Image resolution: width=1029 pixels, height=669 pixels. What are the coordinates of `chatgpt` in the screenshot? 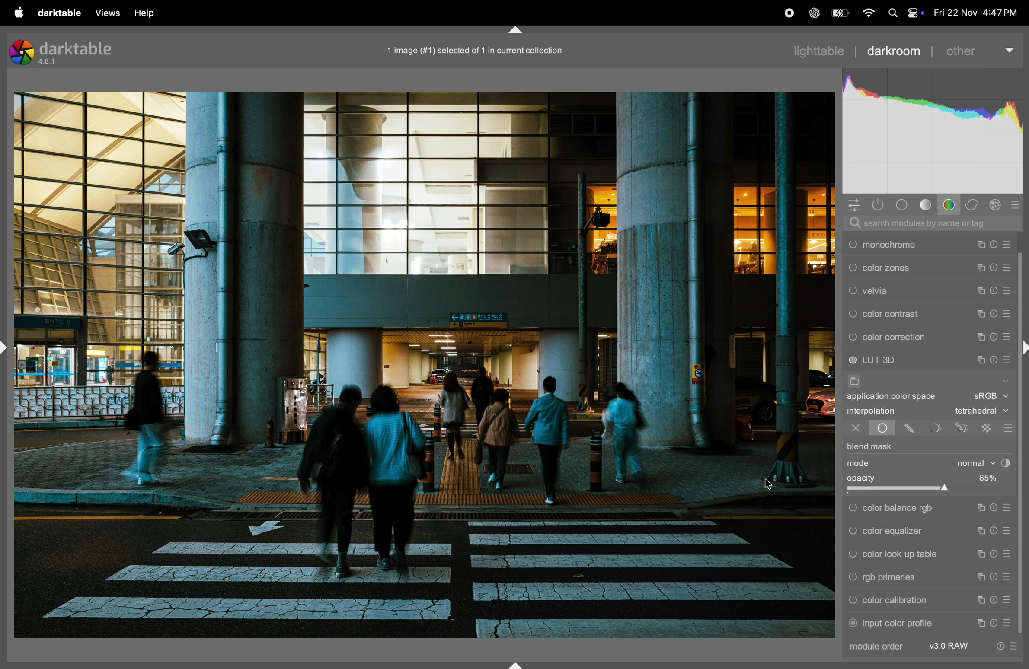 It's located at (811, 12).